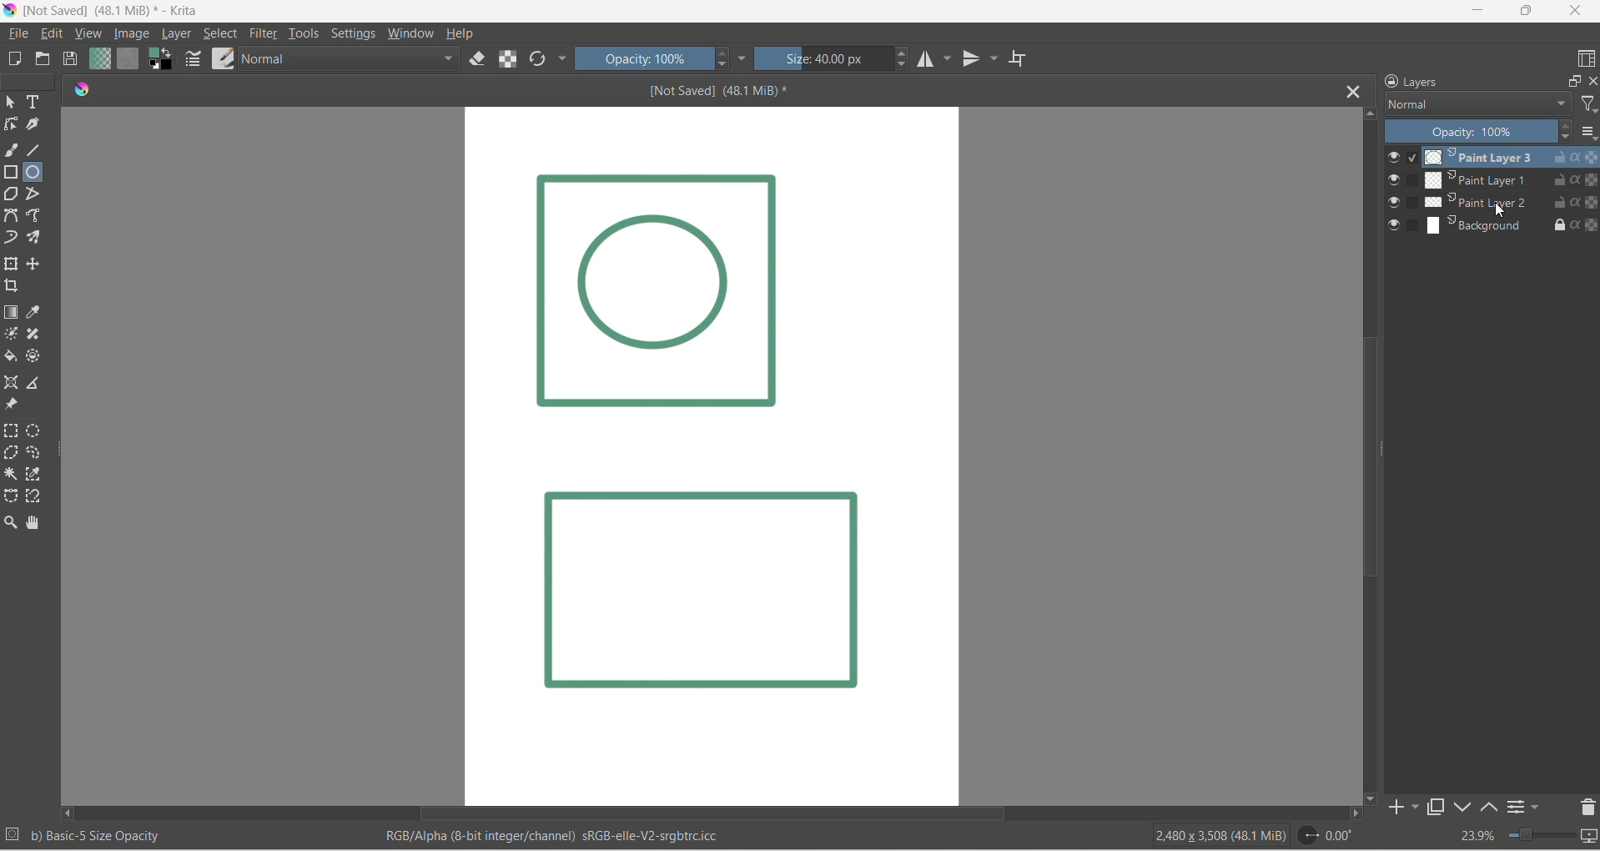 The image size is (1600, 851). I want to click on checkbox, so click(1415, 157).